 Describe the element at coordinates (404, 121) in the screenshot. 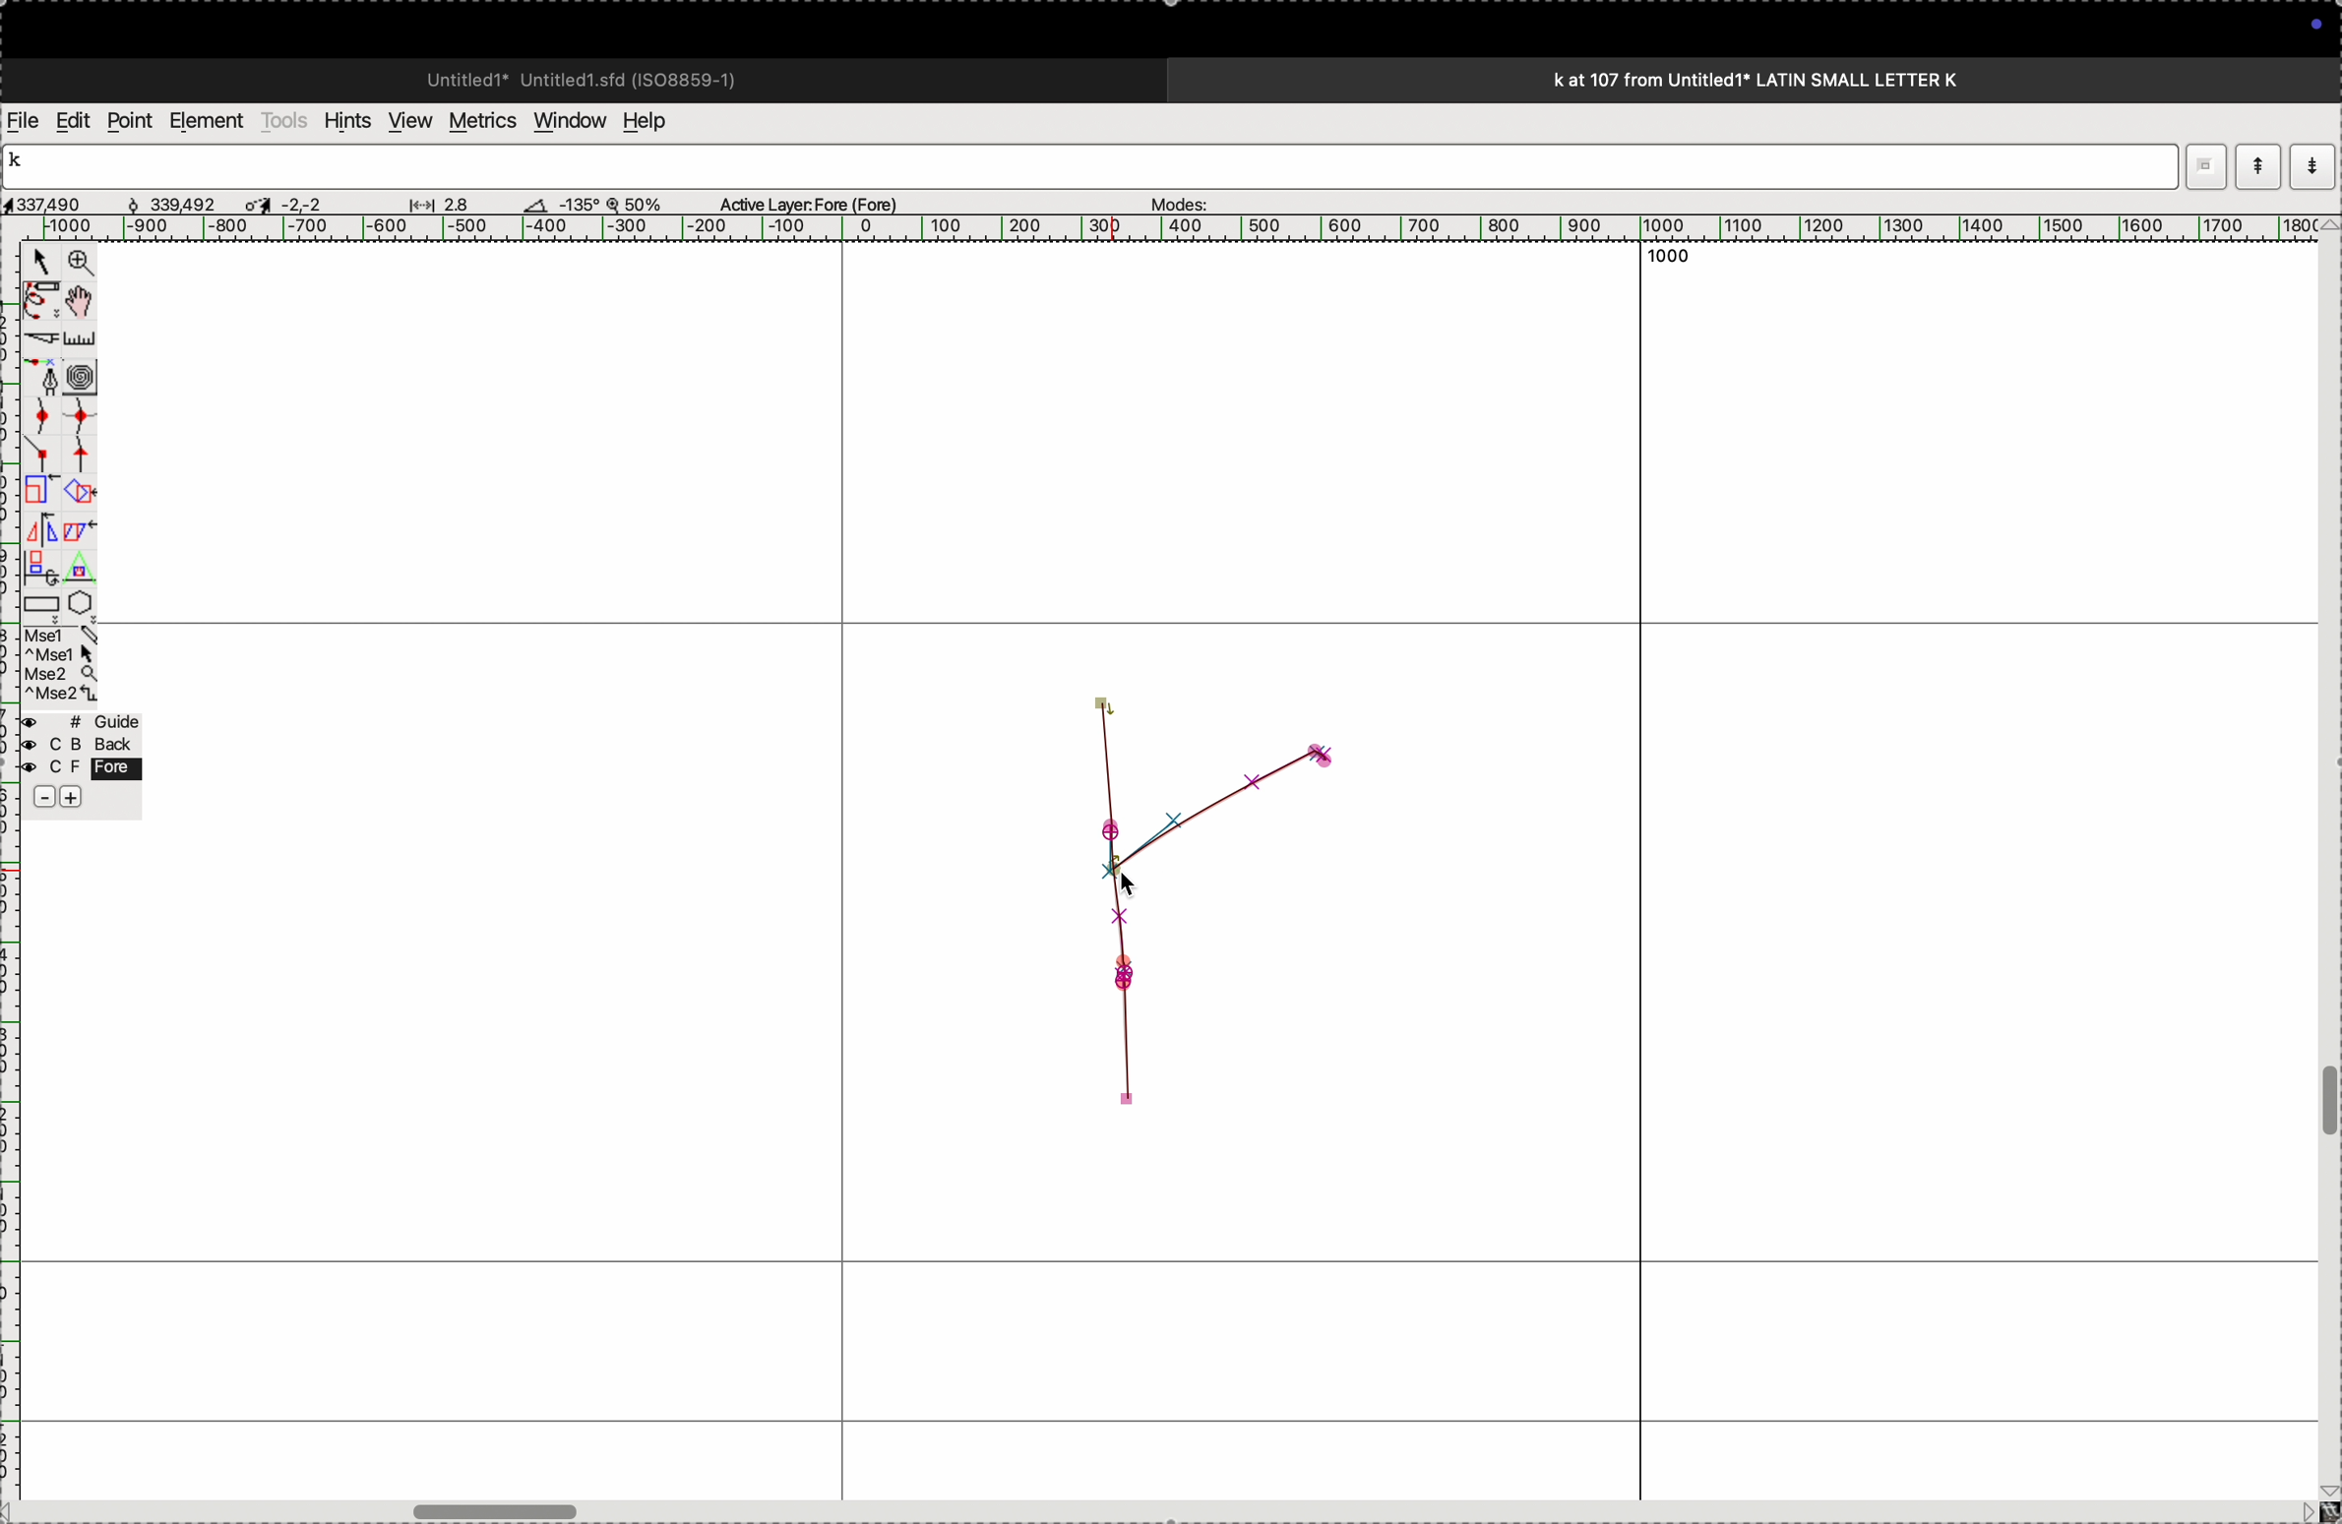

I see `view` at that location.